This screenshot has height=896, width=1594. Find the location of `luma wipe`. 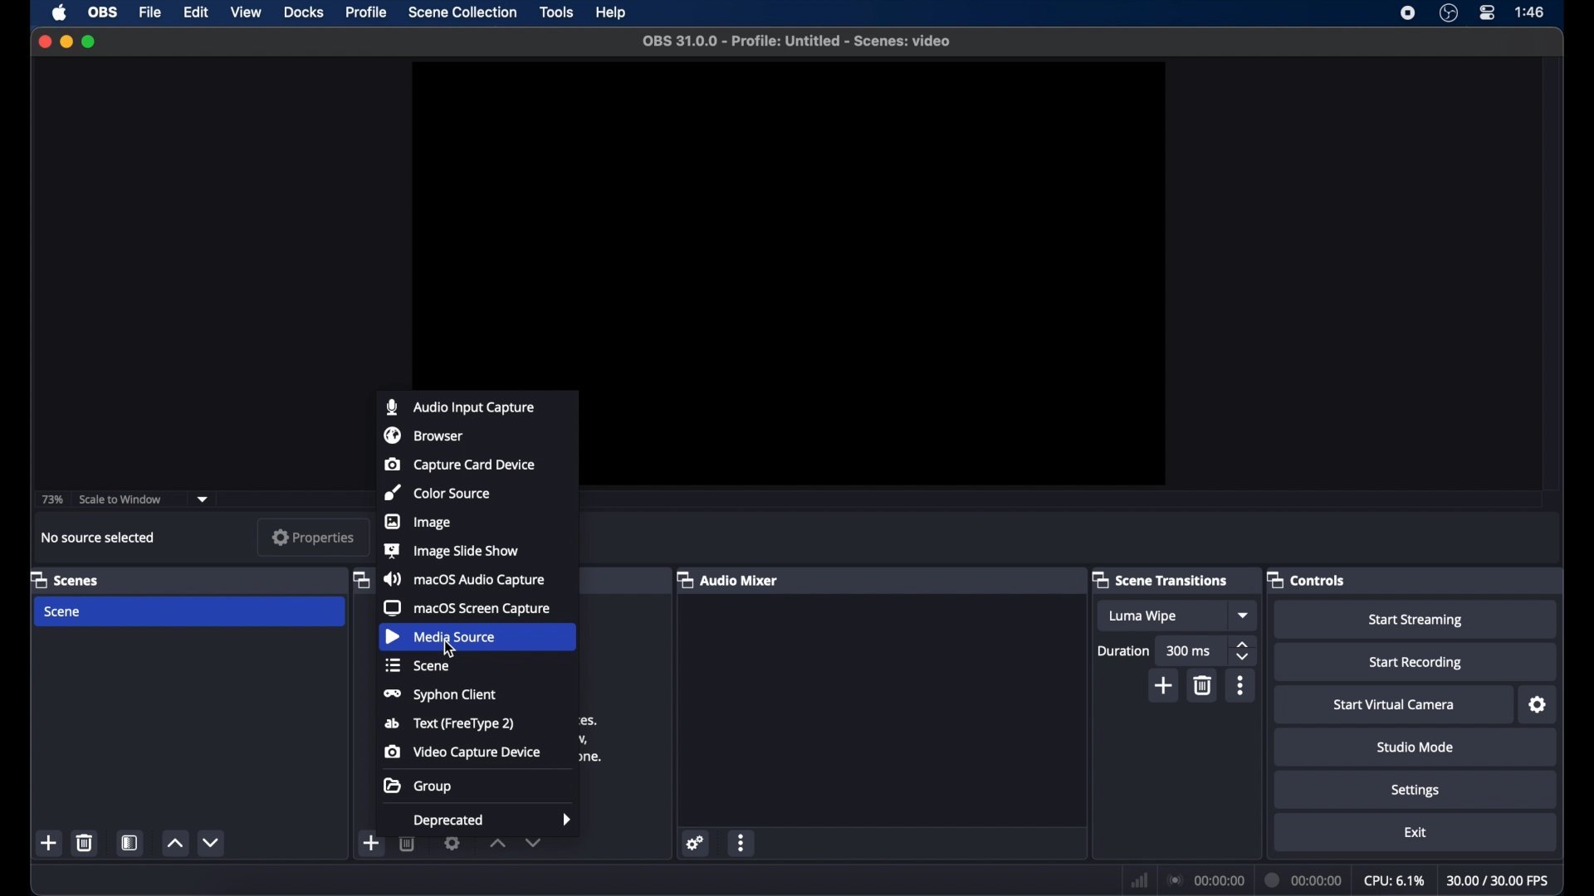

luma wipe is located at coordinates (1144, 616).